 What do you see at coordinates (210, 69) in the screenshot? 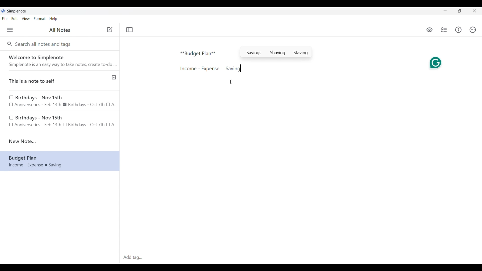
I see `More text typed in` at bounding box center [210, 69].